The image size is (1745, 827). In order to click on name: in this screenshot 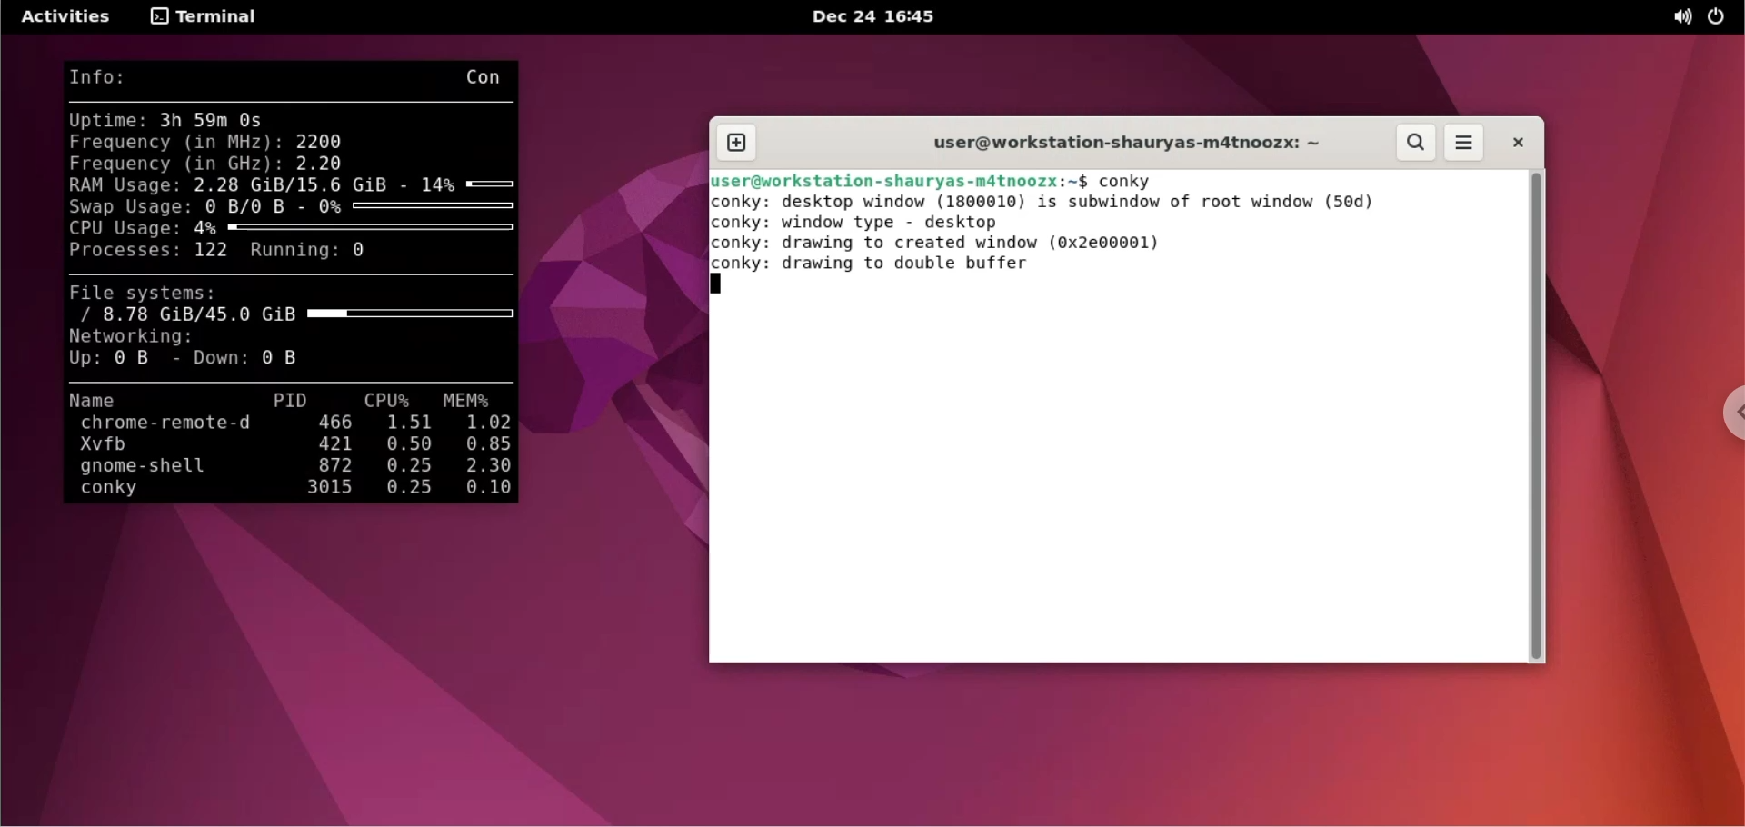, I will do `click(100, 400)`.